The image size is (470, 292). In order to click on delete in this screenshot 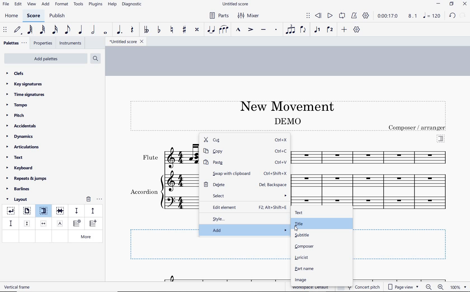, I will do `click(223, 184)`.